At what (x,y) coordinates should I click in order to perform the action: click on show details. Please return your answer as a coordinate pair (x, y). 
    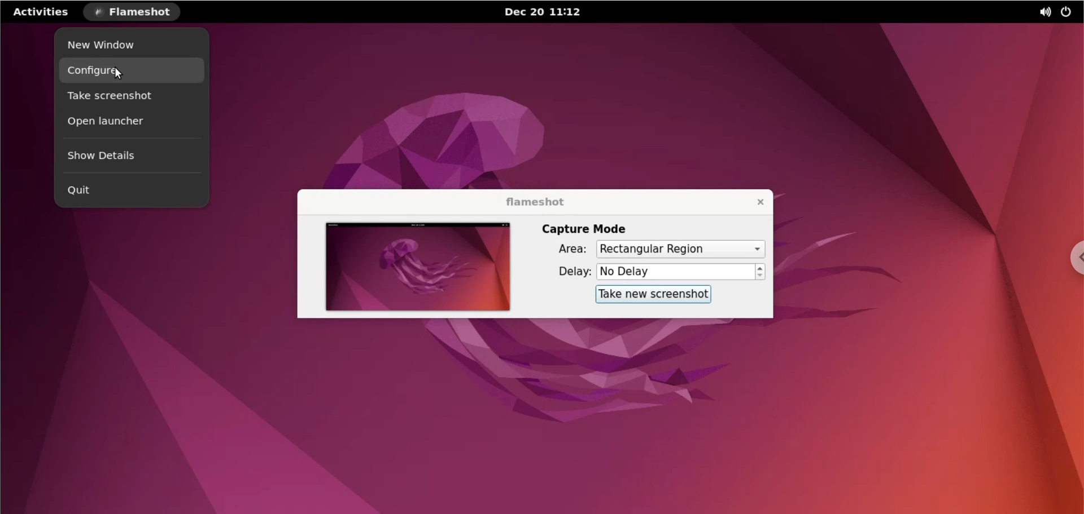
    Looking at the image, I should click on (130, 159).